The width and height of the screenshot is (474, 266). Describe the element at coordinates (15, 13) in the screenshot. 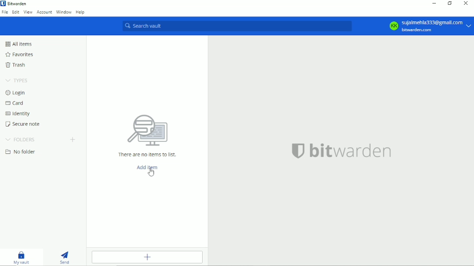

I see `Edit` at that location.